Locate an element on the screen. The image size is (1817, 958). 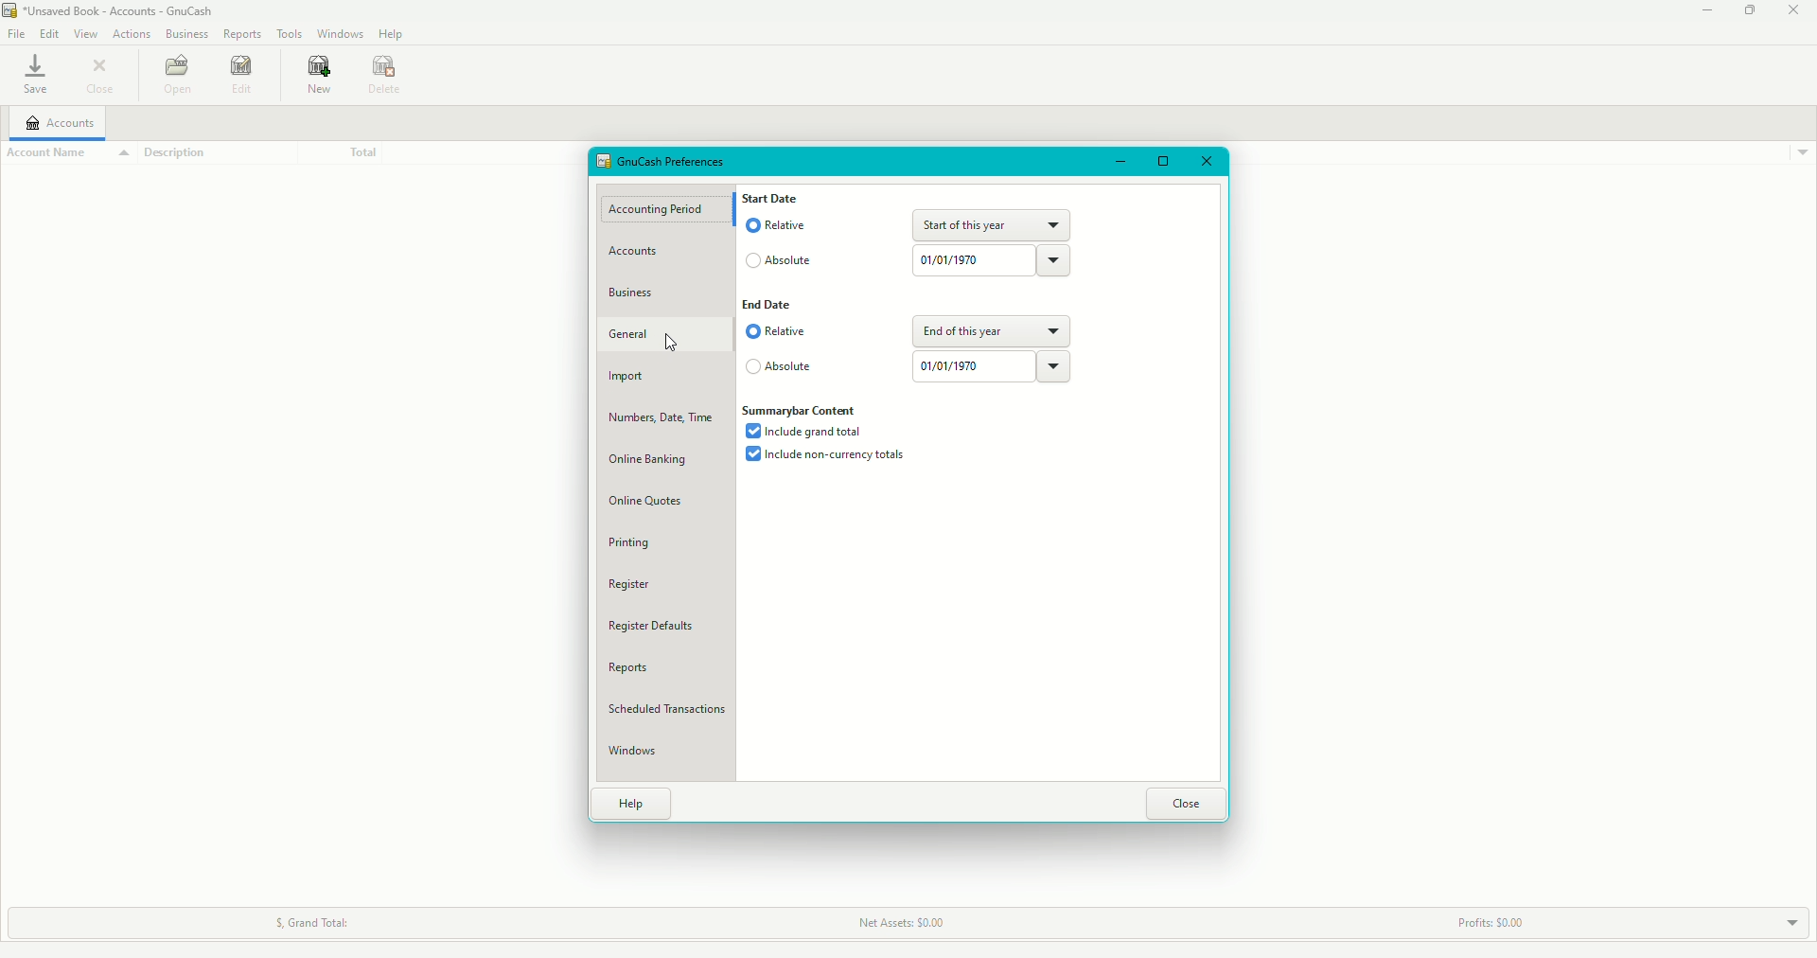
End Date is located at coordinates (765, 303).